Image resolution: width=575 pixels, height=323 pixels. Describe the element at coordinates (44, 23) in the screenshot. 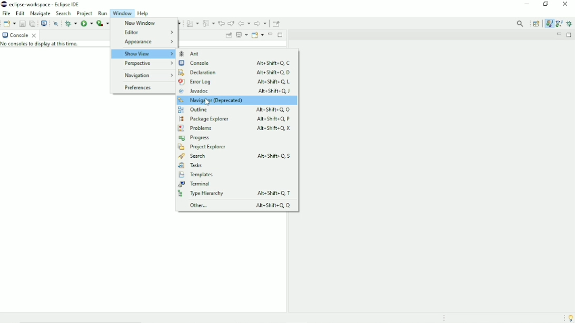

I see `Open a terminal` at that location.